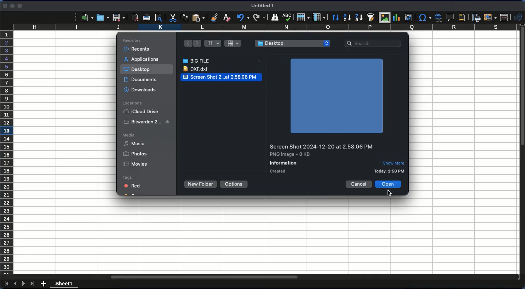 This screenshot has width=525, height=289. What do you see at coordinates (44, 283) in the screenshot?
I see `add` at bounding box center [44, 283].